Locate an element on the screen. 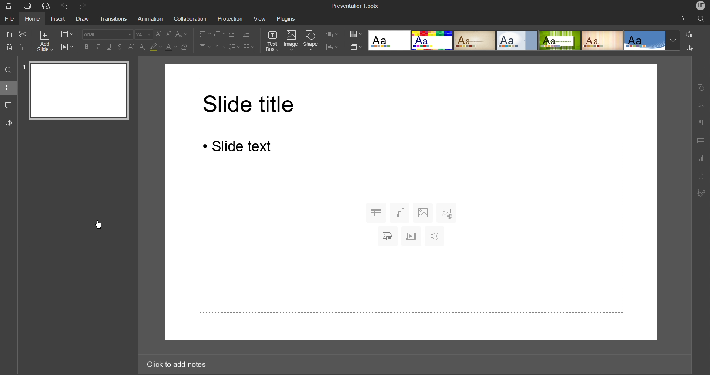 This screenshot has height=375, width=710. Columns is located at coordinates (248, 46).